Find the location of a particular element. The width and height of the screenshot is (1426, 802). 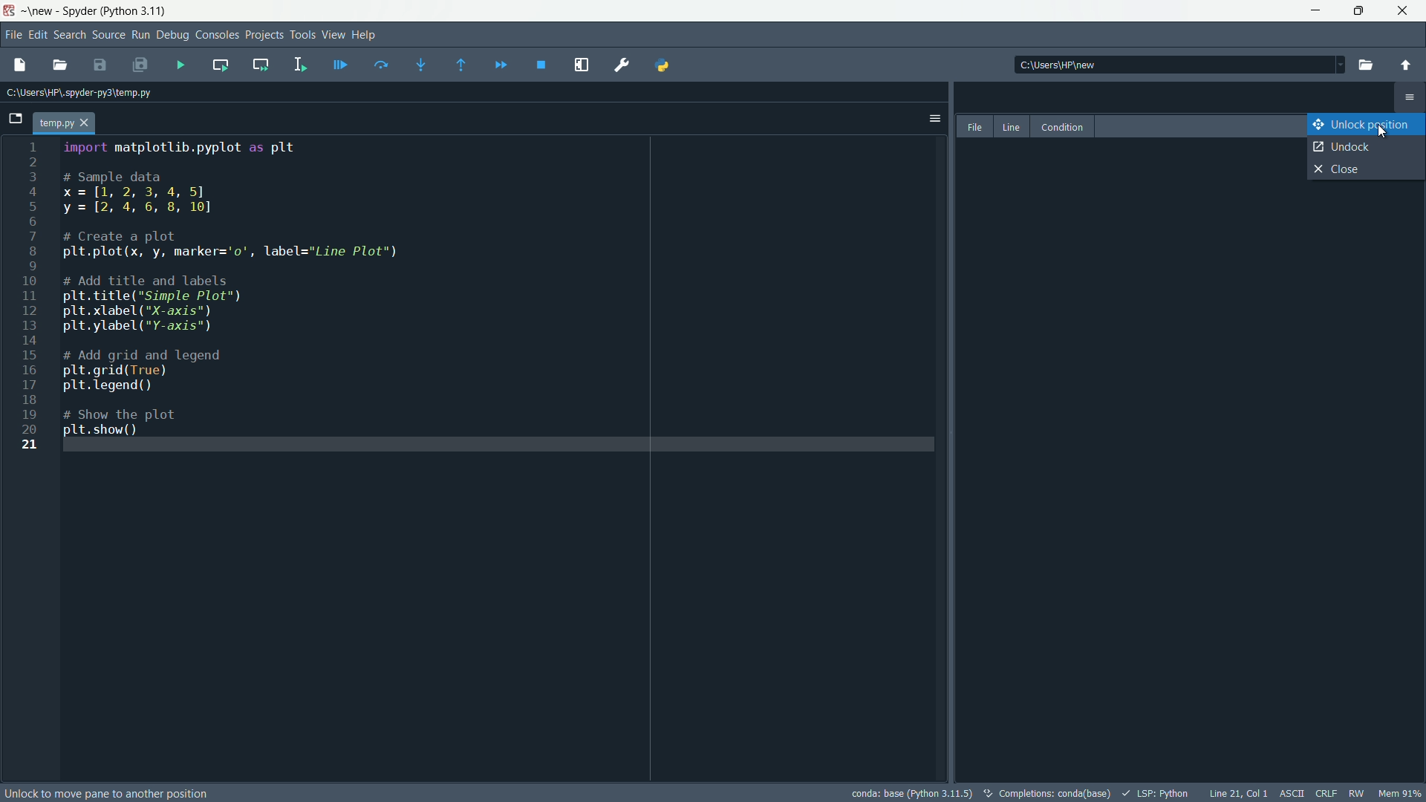

close is located at coordinates (1365, 170).